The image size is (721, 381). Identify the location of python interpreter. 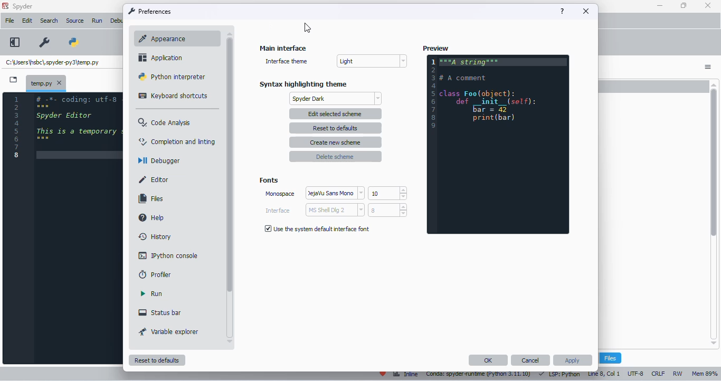
(172, 77).